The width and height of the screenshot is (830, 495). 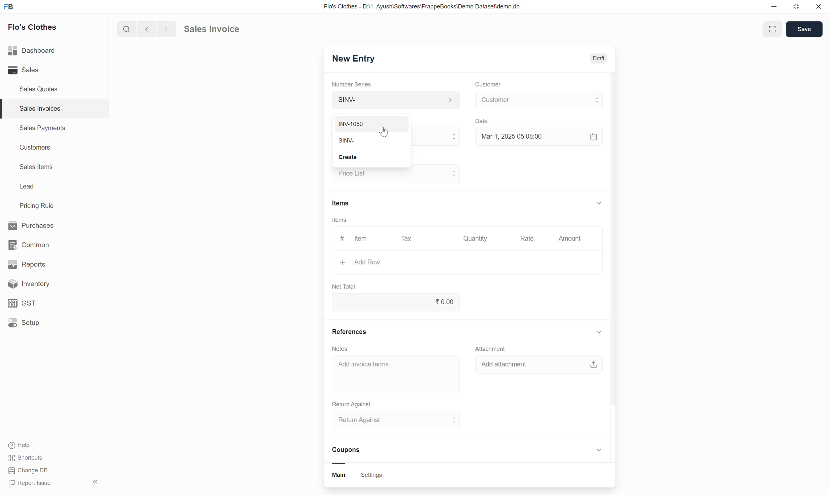 I want to click on GST , so click(x=46, y=303).